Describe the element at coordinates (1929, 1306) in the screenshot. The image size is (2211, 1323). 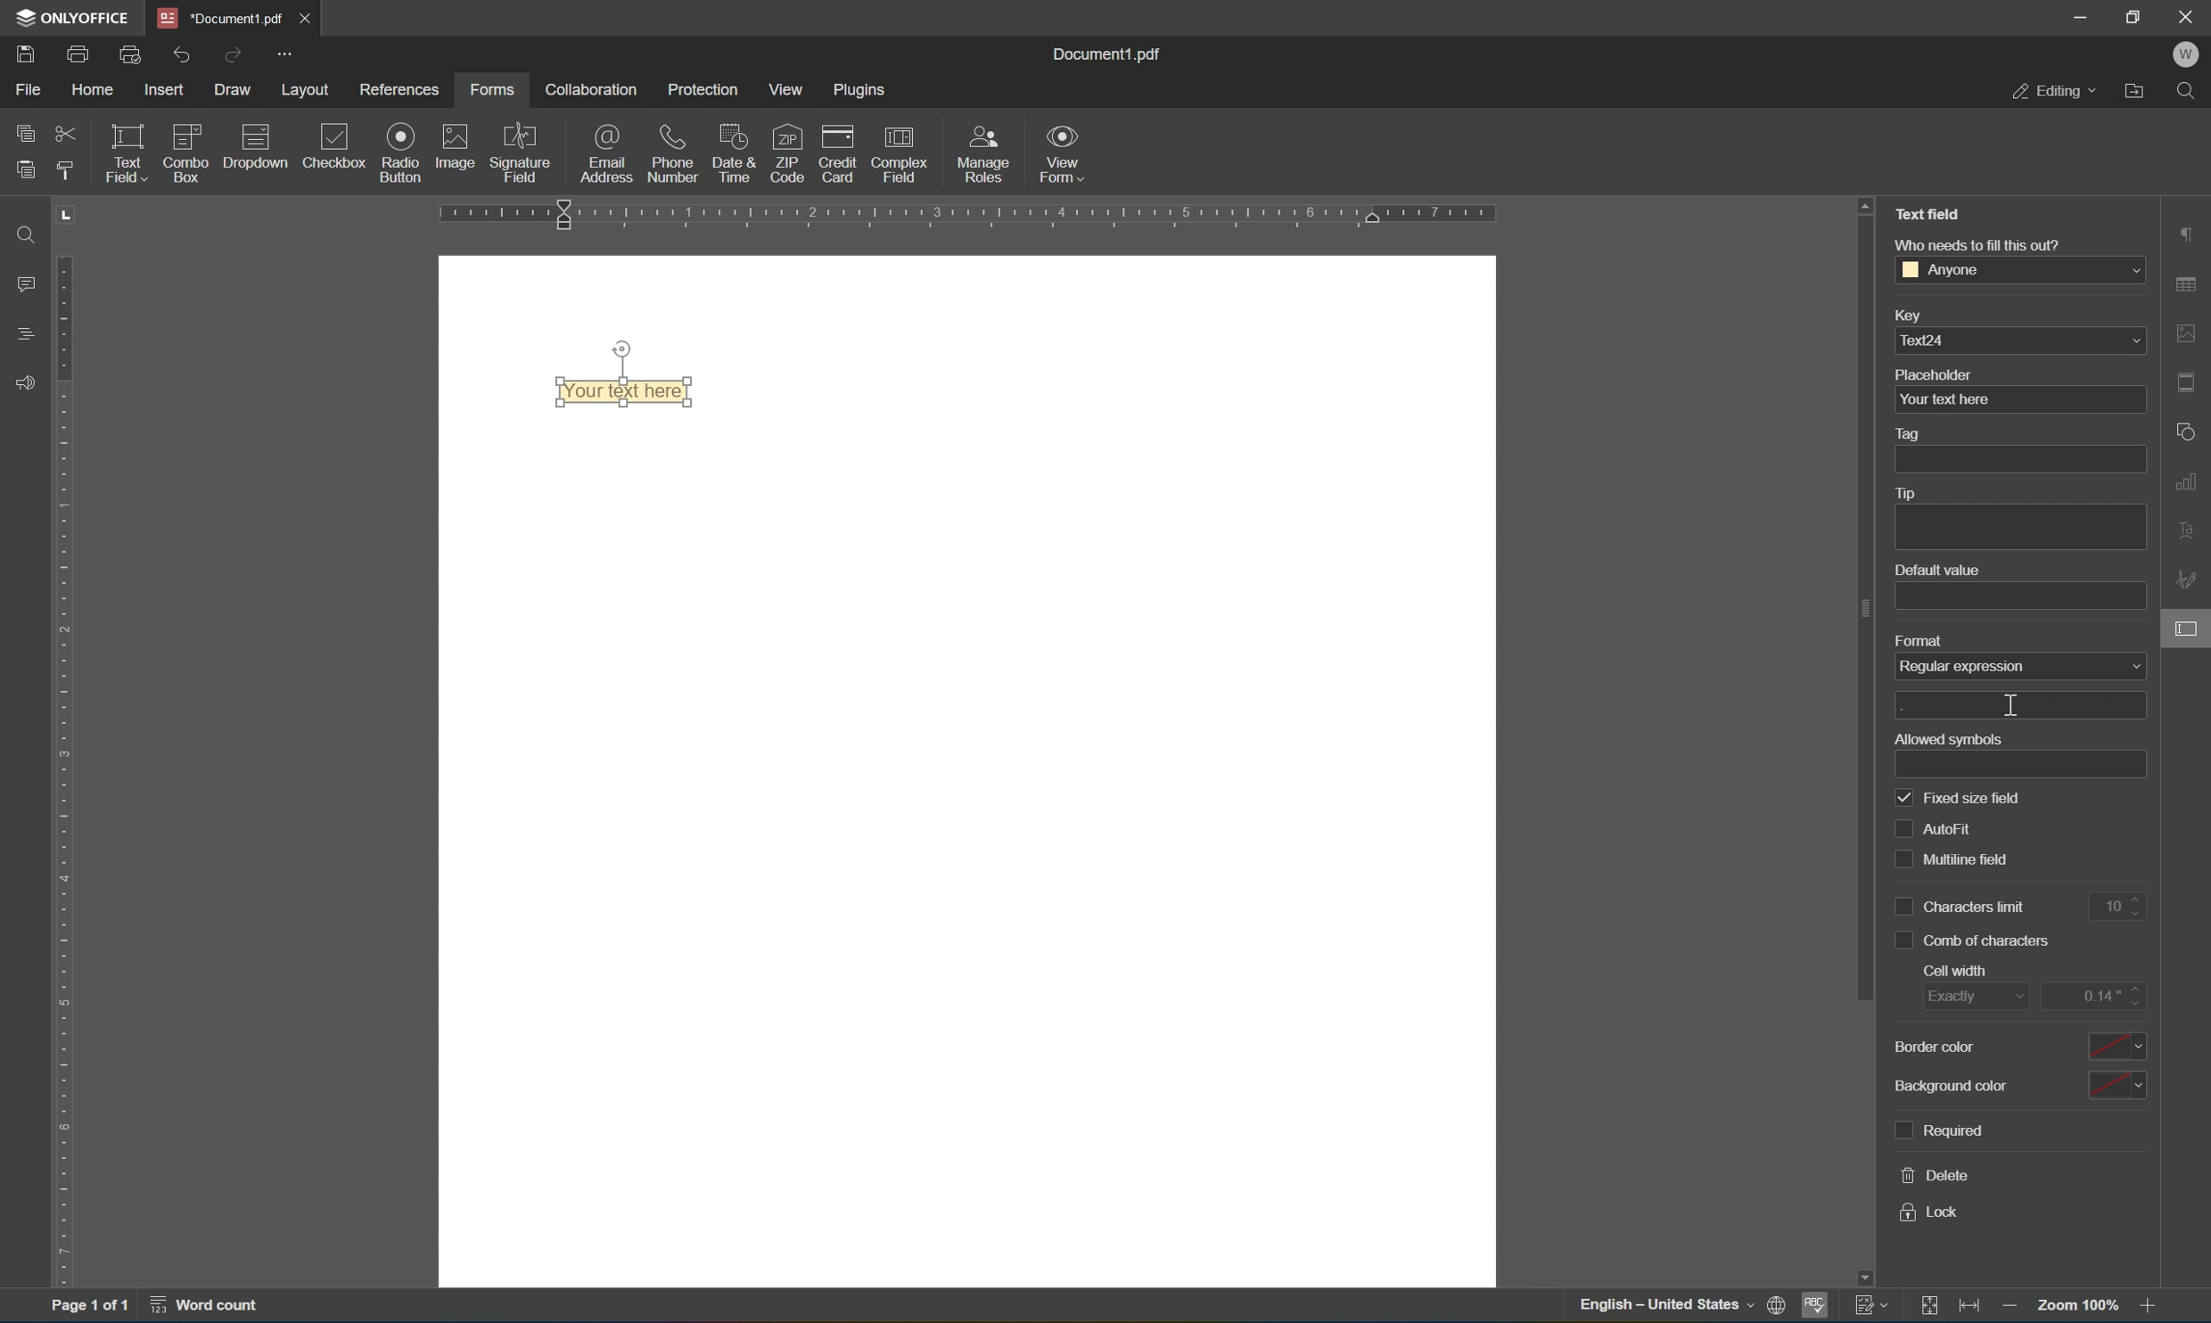
I see `fit to page` at that location.